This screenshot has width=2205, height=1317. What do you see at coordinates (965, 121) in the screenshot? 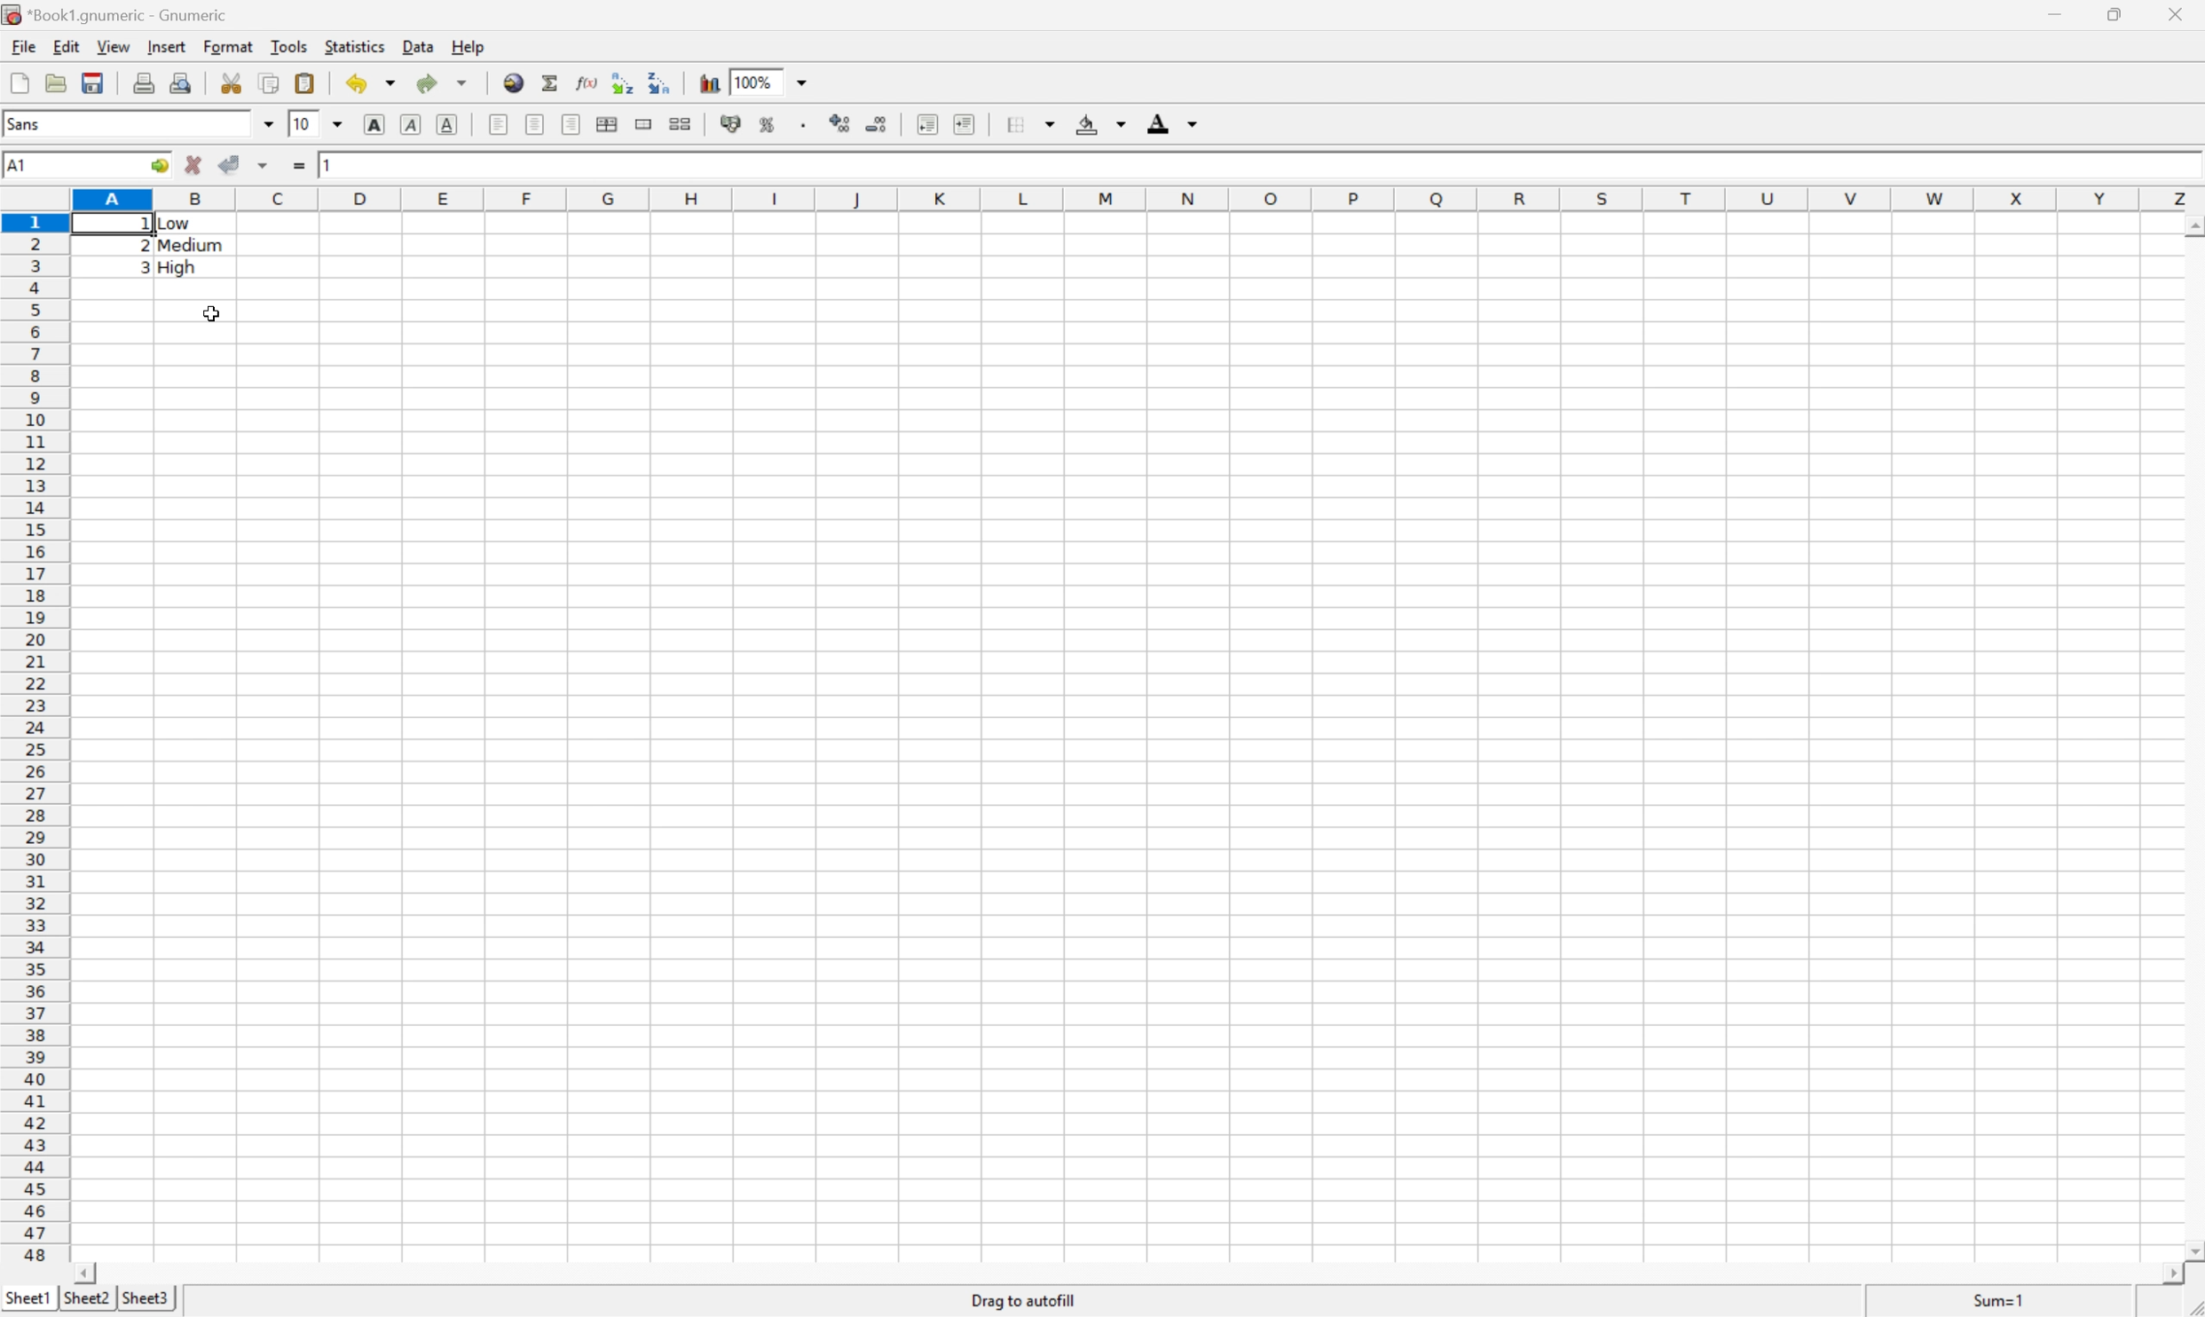
I see `Increase indent, and align the contents to the left` at bounding box center [965, 121].